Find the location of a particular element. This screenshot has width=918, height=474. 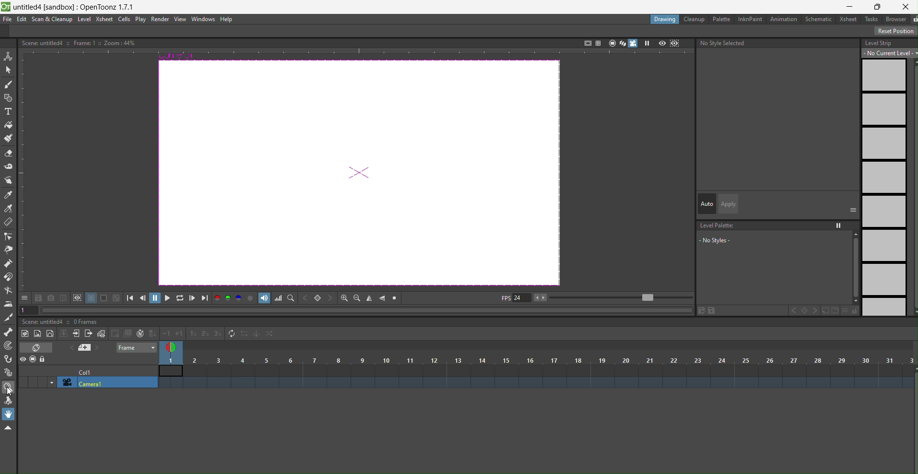

reset position is located at coordinates (896, 31).